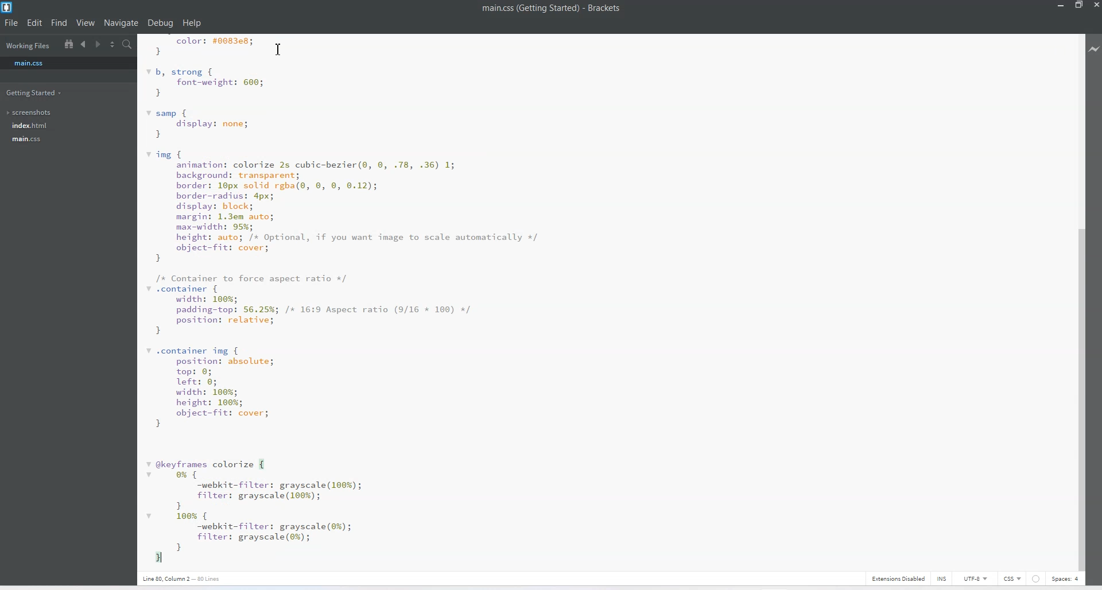  What do you see at coordinates (1082, 301) in the screenshot?
I see `Vertical Scroll Bar` at bounding box center [1082, 301].